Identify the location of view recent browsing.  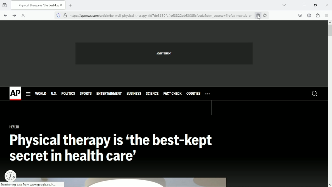
(5, 5).